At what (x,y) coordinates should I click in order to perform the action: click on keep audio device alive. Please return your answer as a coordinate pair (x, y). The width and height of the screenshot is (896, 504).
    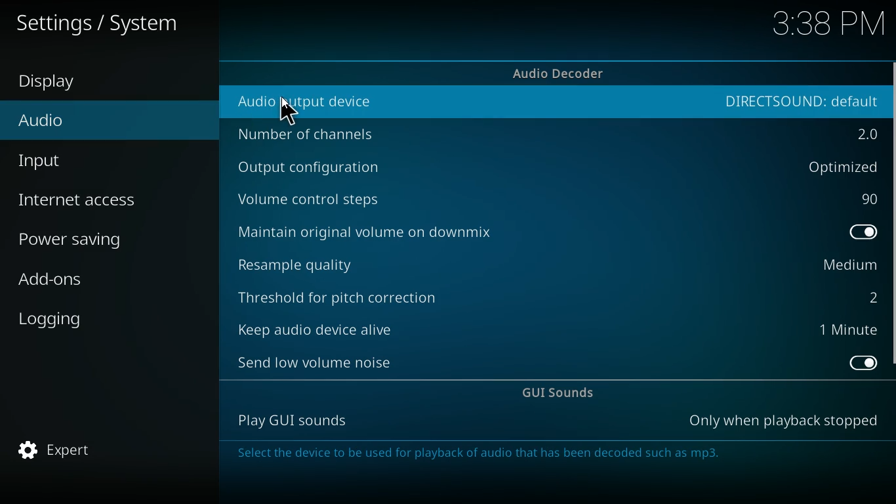
    Looking at the image, I should click on (315, 325).